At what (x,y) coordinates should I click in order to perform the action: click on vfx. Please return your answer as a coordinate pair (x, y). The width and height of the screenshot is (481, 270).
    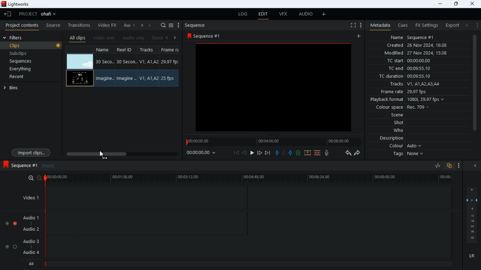
    Looking at the image, I should click on (282, 14).